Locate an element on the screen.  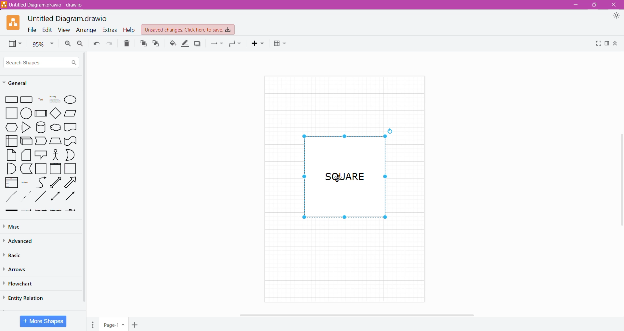
To Front is located at coordinates (143, 43).